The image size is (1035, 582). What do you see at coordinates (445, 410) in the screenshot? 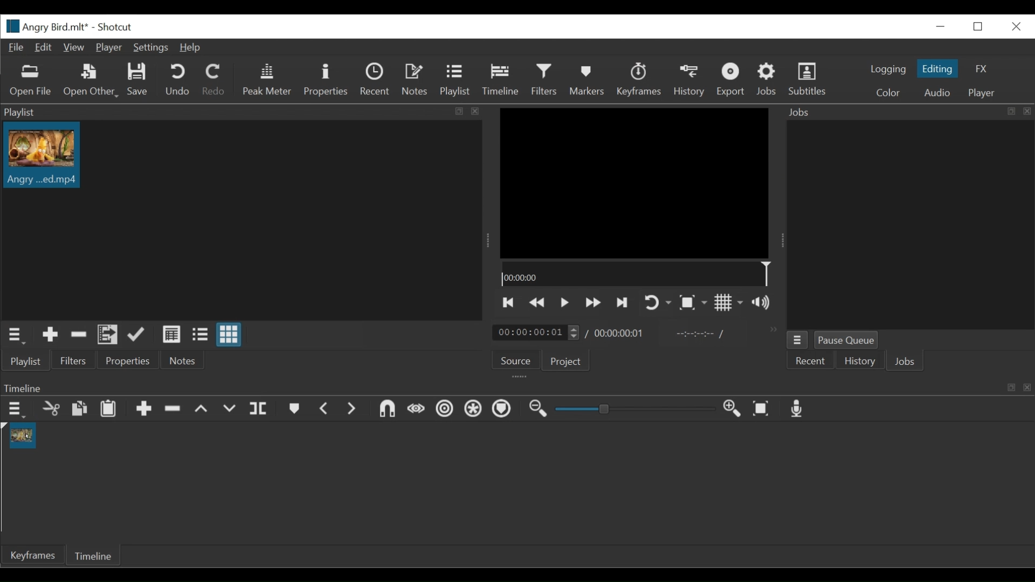
I see `Ripple` at bounding box center [445, 410].